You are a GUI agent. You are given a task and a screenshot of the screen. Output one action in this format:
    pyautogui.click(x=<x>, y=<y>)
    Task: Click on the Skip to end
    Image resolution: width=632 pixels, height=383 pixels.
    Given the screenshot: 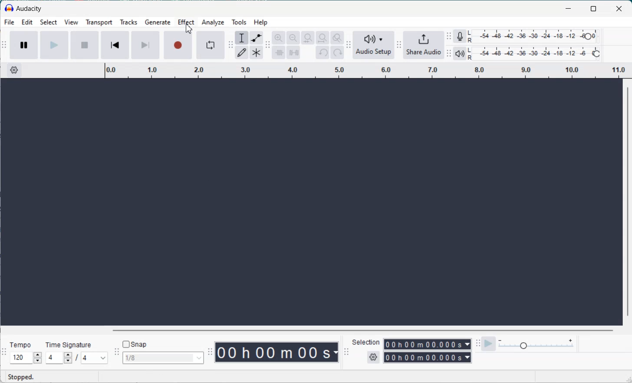 What is the action you would take?
    pyautogui.click(x=145, y=45)
    